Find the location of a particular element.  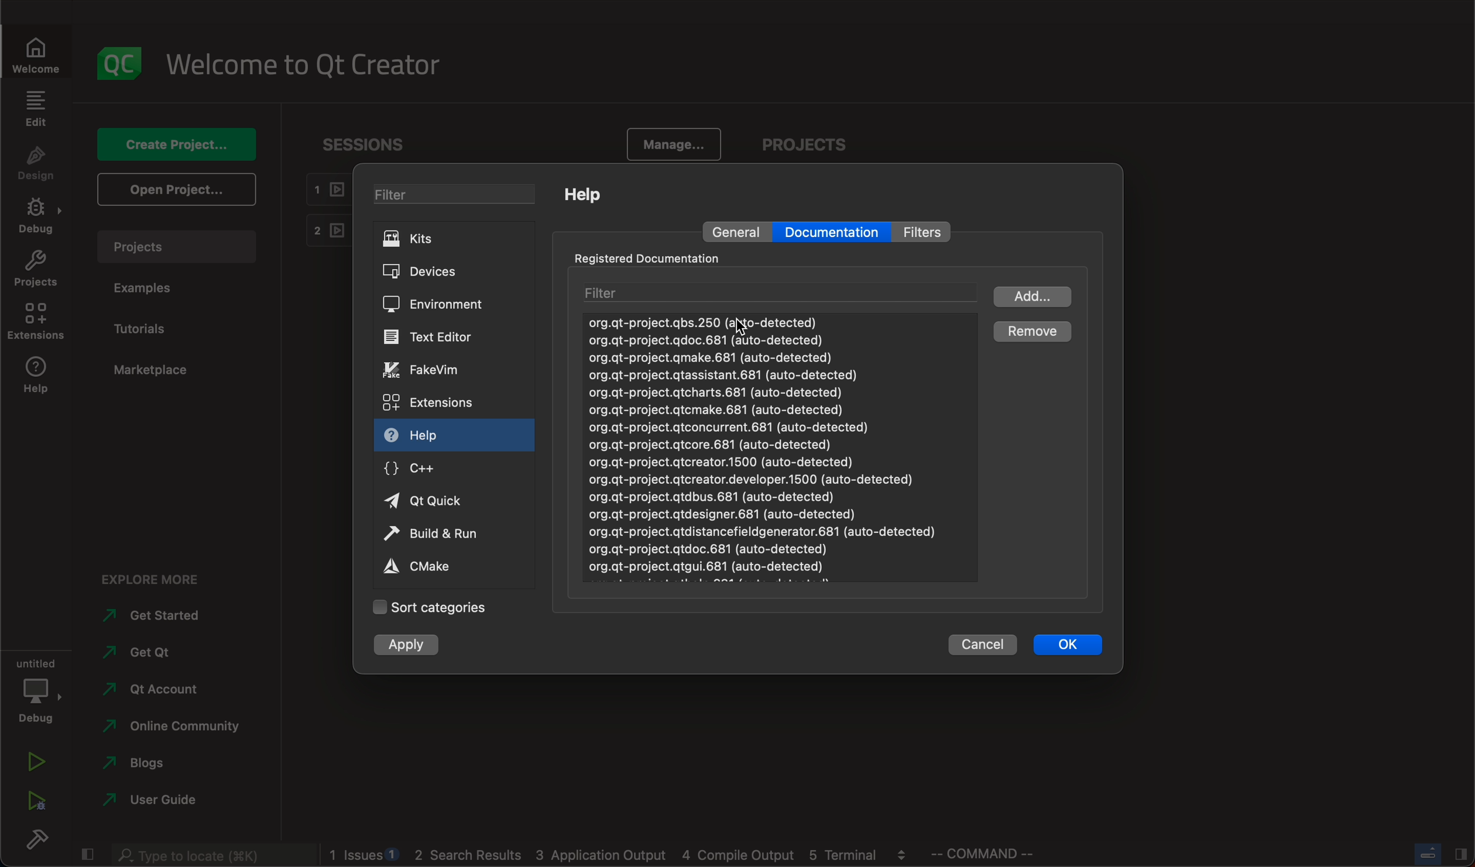

document list is located at coordinates (763, 447).